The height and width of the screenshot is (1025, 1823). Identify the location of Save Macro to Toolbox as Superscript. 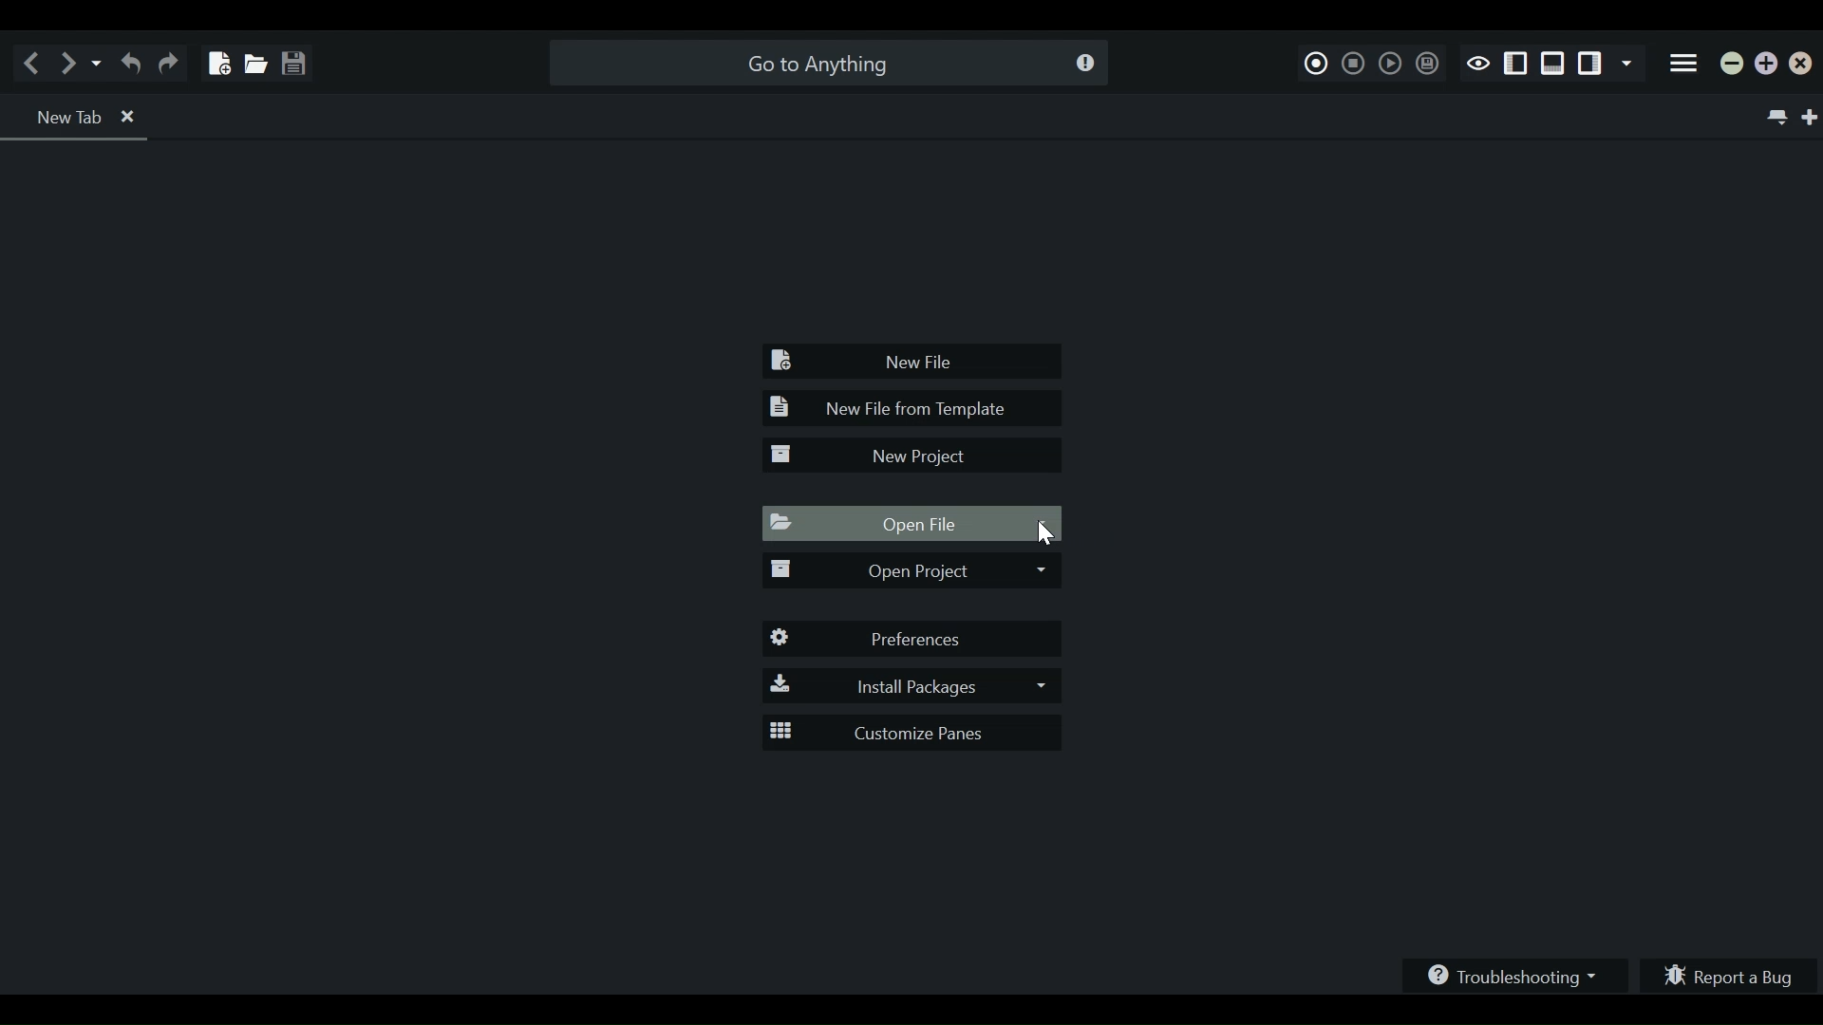
(1425, 64).